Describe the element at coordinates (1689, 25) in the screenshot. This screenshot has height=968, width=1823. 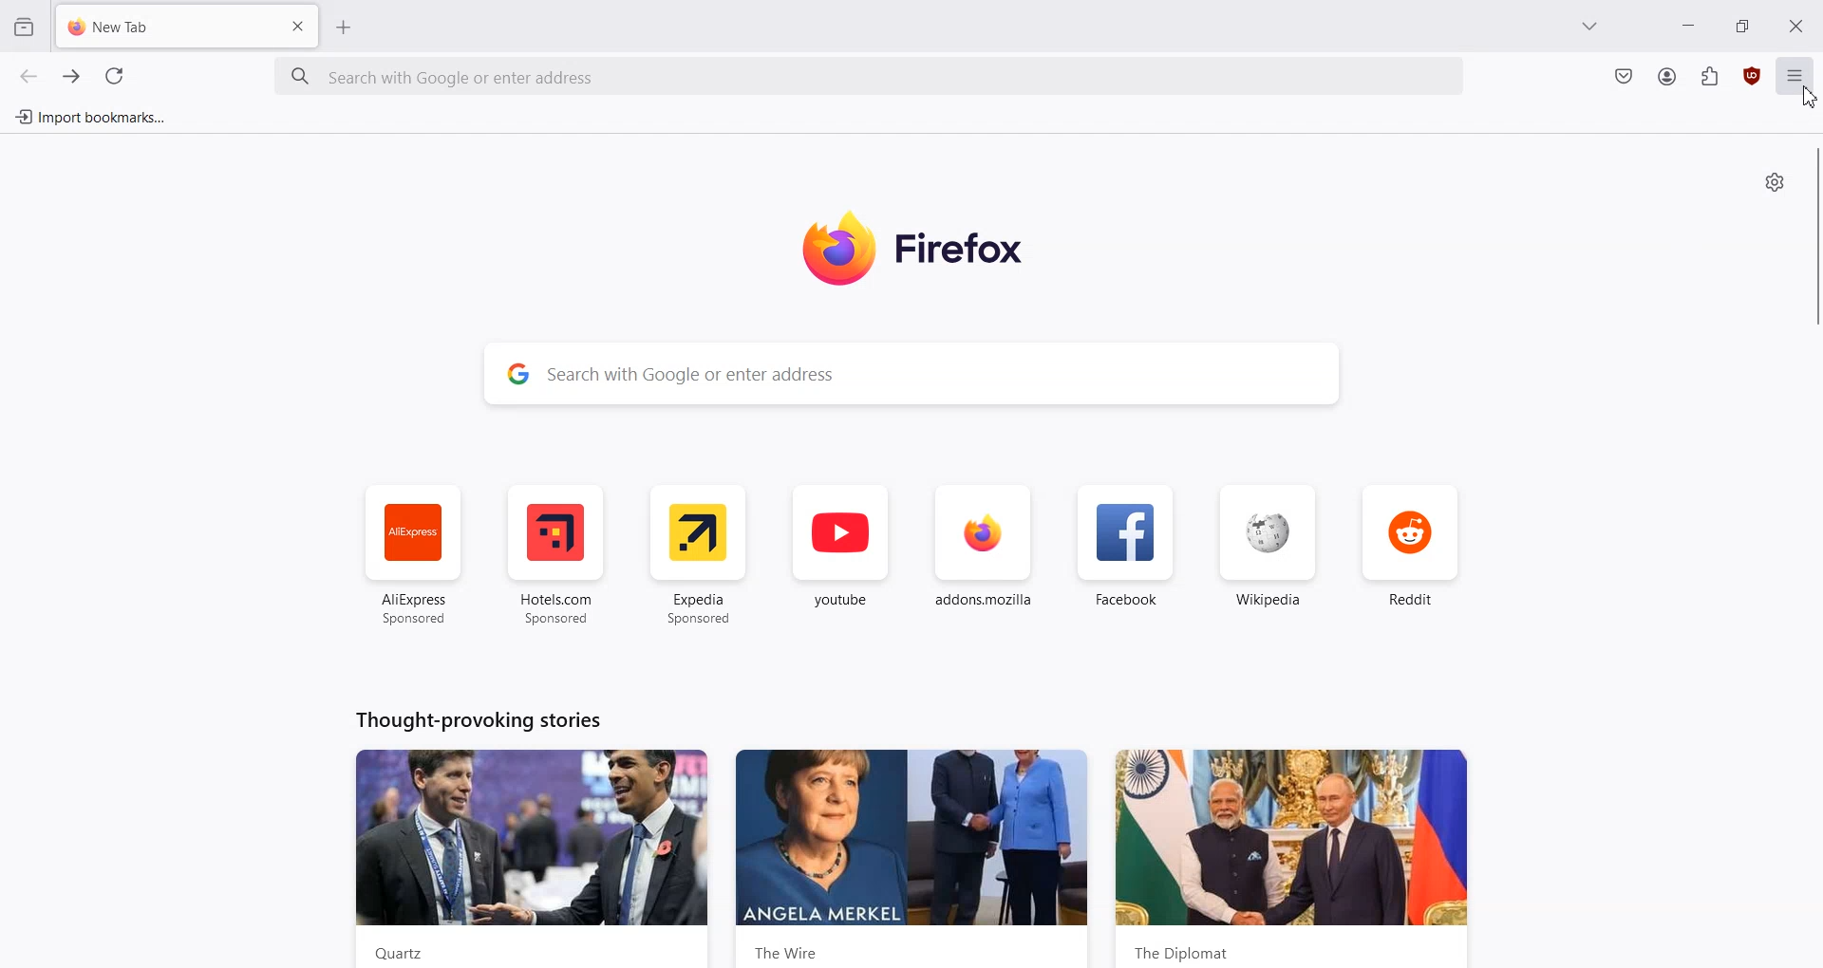
I see `Minimize` at that location.